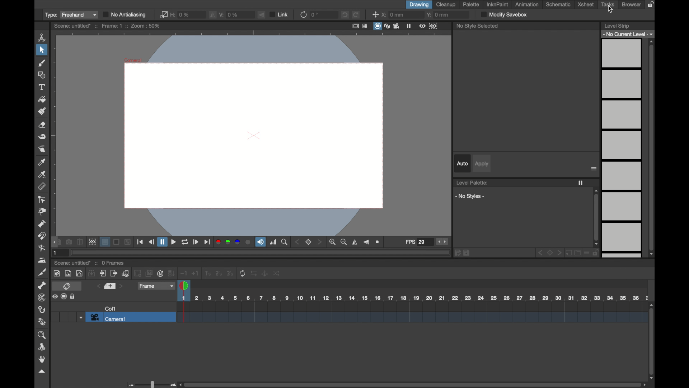 The image size is (689, 388). What do you see at coordinates (420, 5) in the screenshot?
I see `drawing` at bounding box center [420, 5].